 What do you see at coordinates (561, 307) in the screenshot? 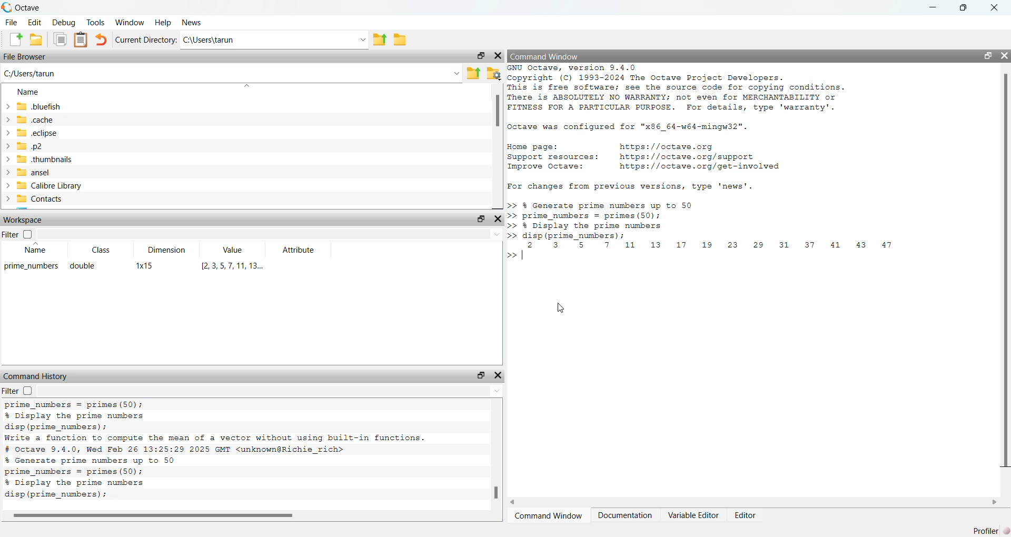
I see `cursor` at bounding box center [561, 307].